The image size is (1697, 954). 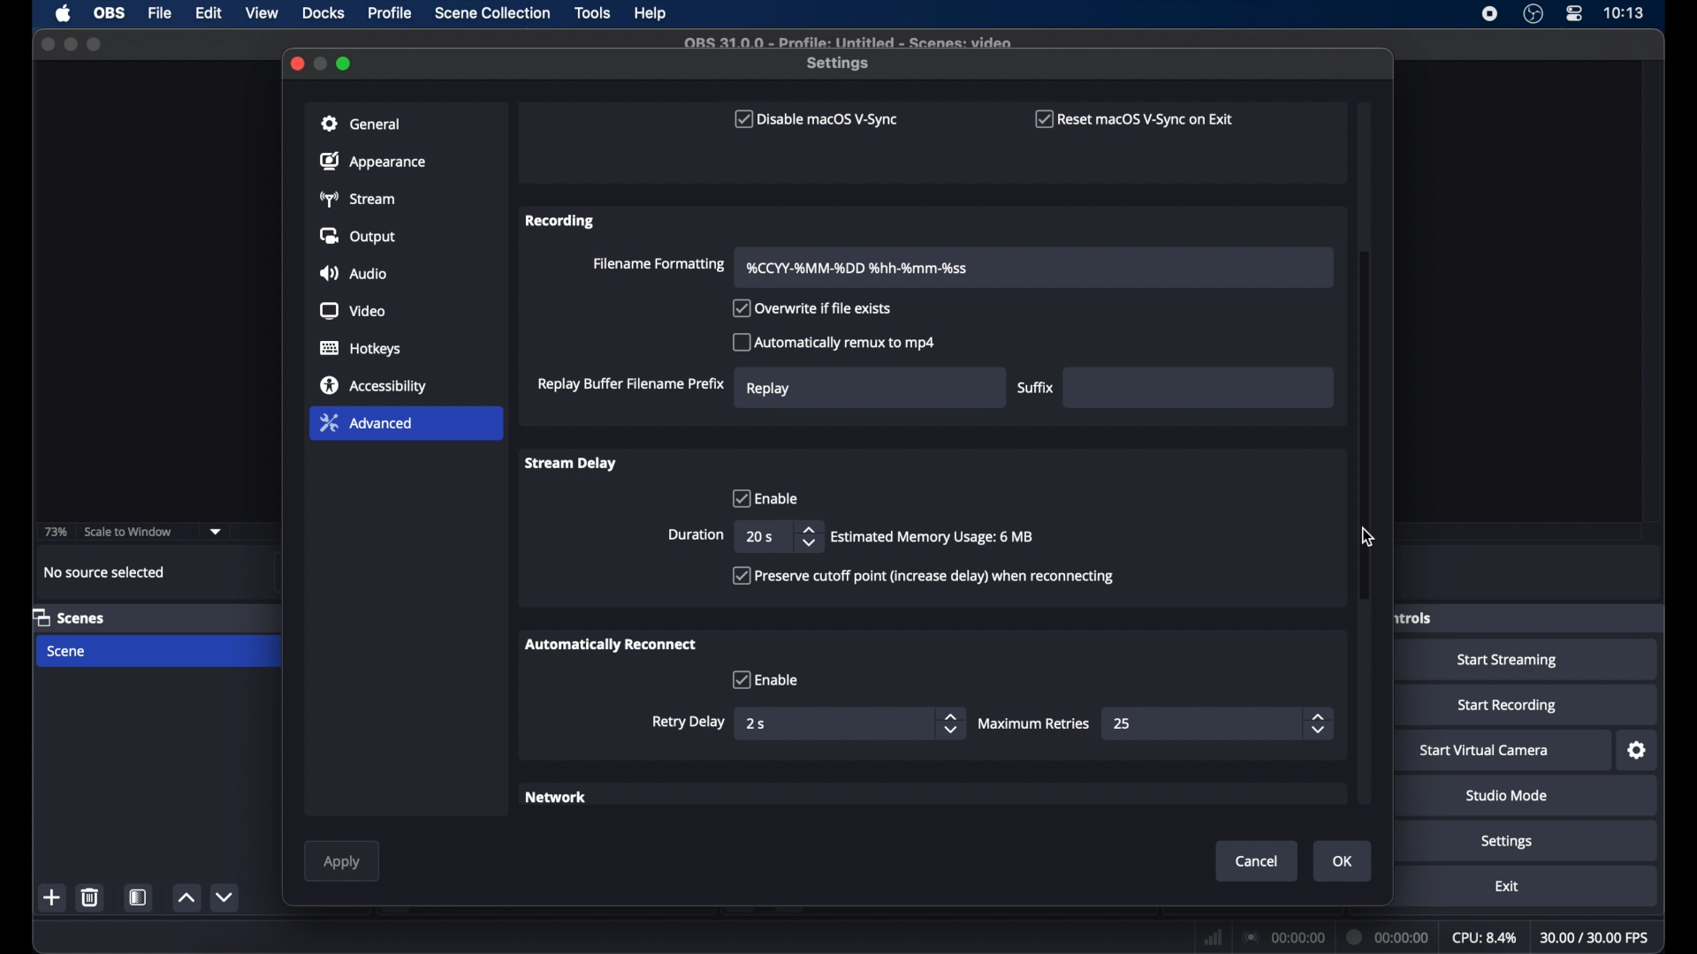 What do you see at coordinates (1508, 706) in the screenshot?
I see `start recording` at bounding box center [1508, 706].